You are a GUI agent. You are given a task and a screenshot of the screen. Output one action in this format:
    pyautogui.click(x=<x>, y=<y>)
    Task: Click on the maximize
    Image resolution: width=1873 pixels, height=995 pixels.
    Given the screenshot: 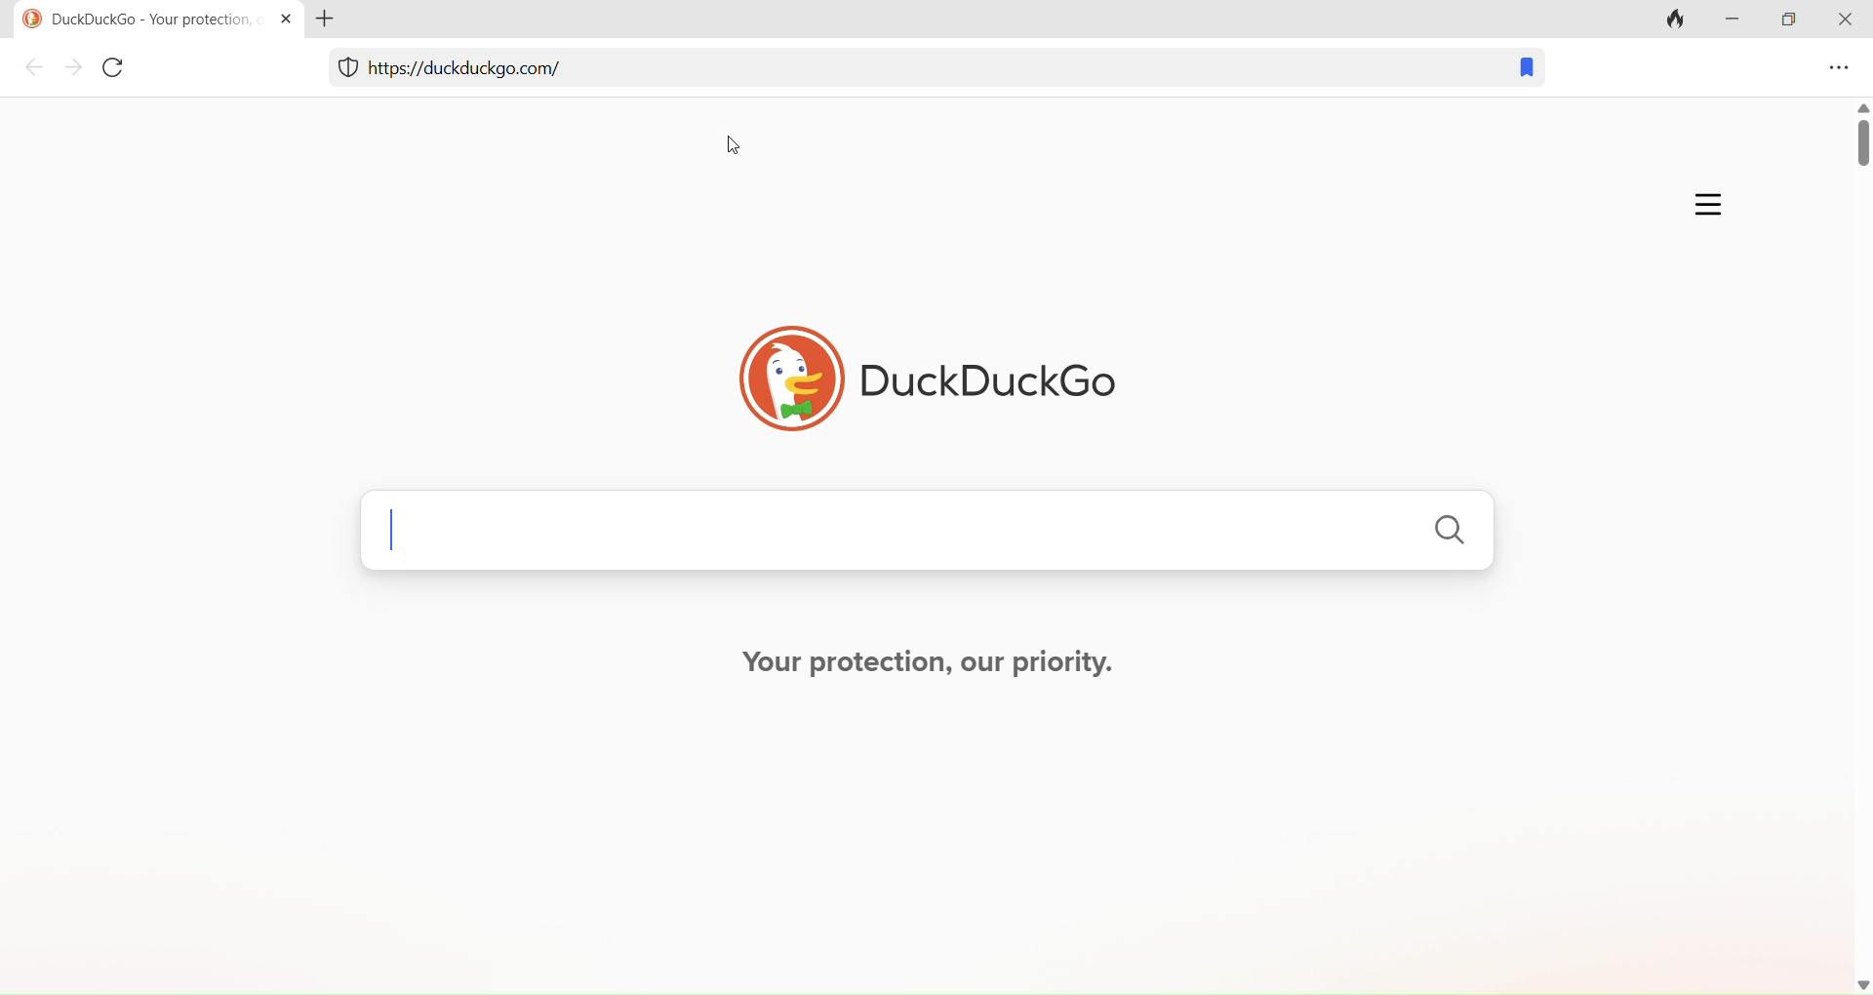 What is the action you would take?
    pyautogui.click(x=1789, y=23)
    